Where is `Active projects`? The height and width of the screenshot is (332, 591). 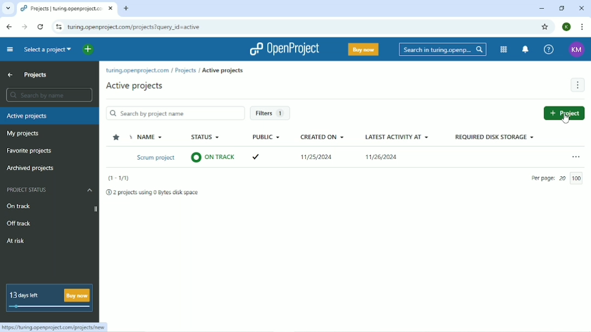 Active projects is located at coordinates (134, 87).